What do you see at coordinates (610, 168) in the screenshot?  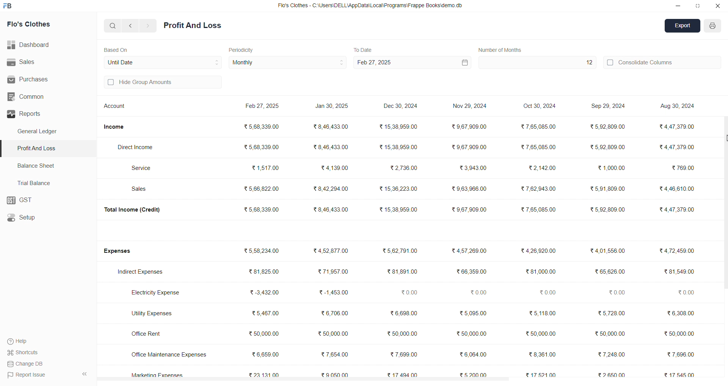 I see `₹ 1,000.00` at bounding box center [610, 168].